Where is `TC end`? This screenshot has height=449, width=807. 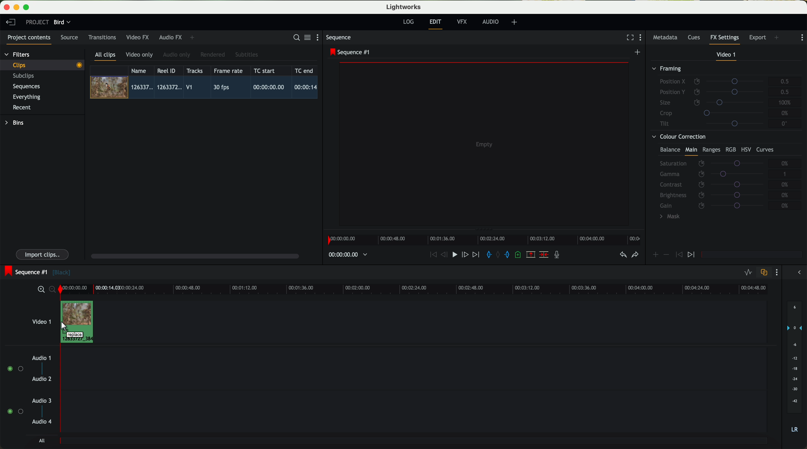
TC end is located at coordinates (305, 70).